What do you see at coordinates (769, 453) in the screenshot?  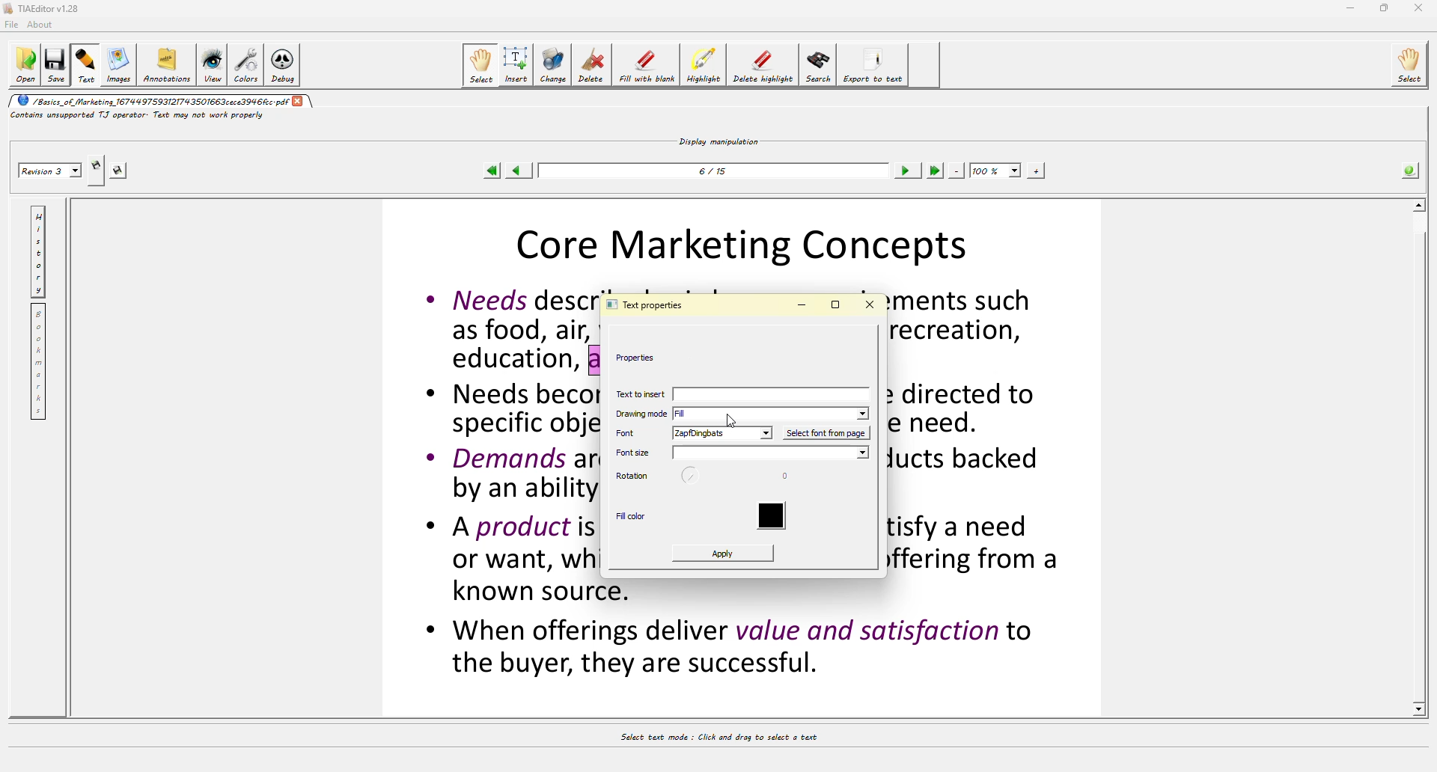 I see `font size` at bounding box center [769, 453].